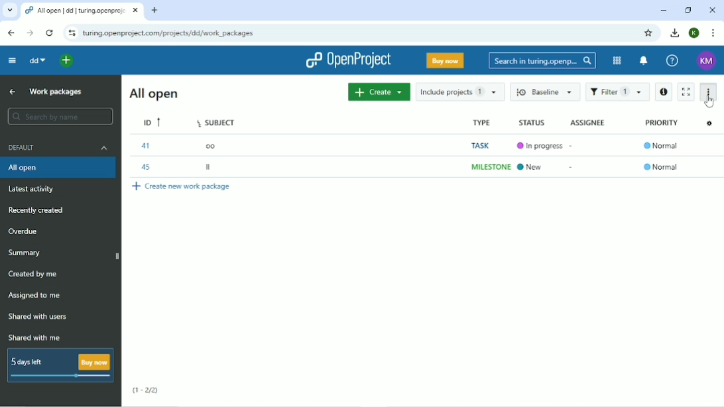 This screenshot has height=407, width=724. Describe the element at coordinates (644, 60) in the screenshot. I see `To notification center` at that location.